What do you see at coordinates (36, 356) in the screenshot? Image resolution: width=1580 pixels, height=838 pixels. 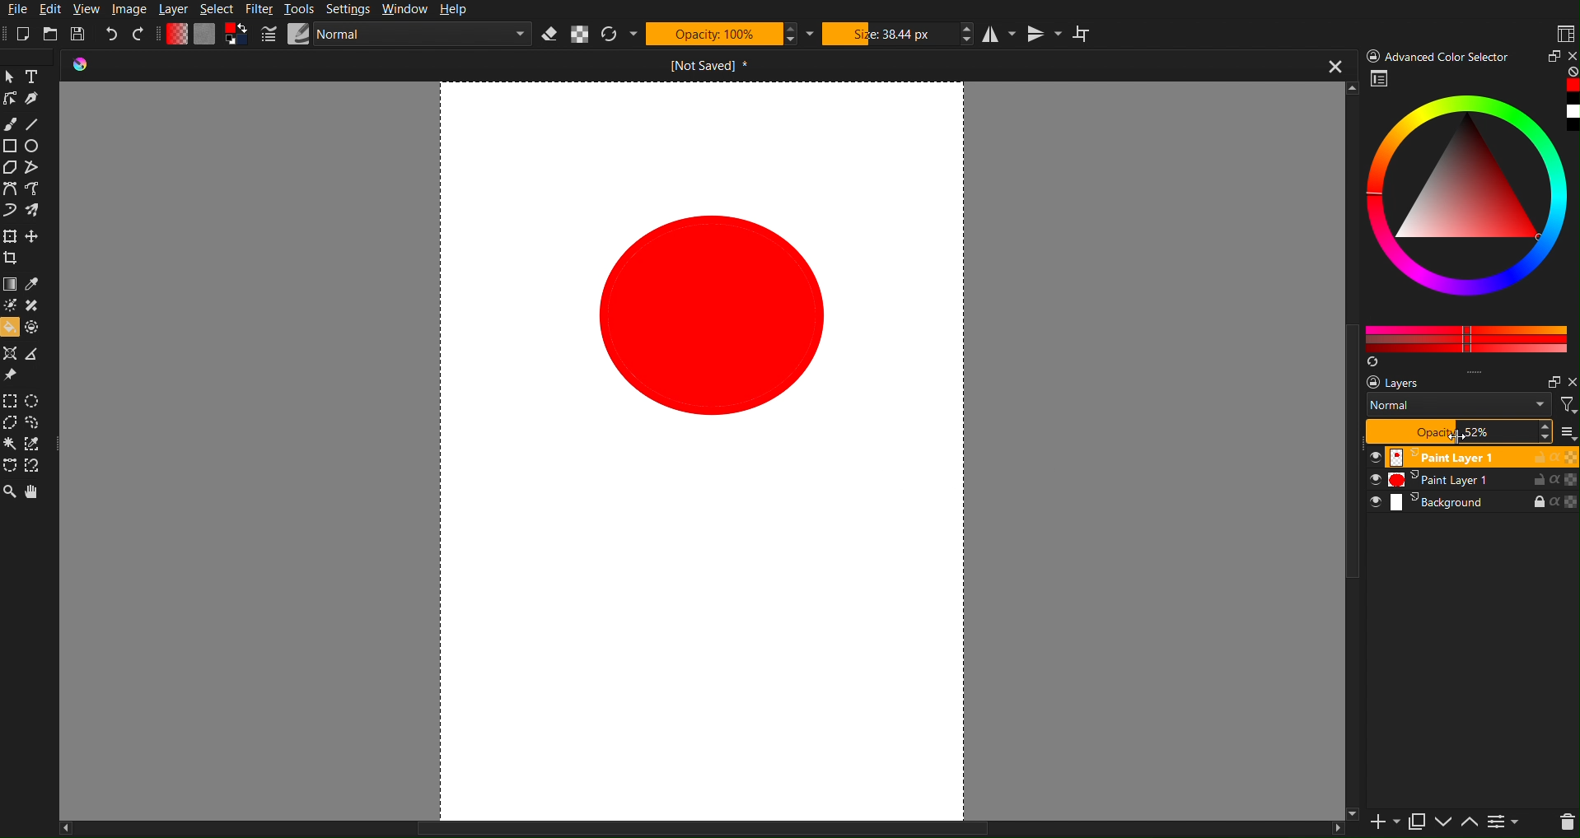 I see `Measure` at bounding box center [36, 356].